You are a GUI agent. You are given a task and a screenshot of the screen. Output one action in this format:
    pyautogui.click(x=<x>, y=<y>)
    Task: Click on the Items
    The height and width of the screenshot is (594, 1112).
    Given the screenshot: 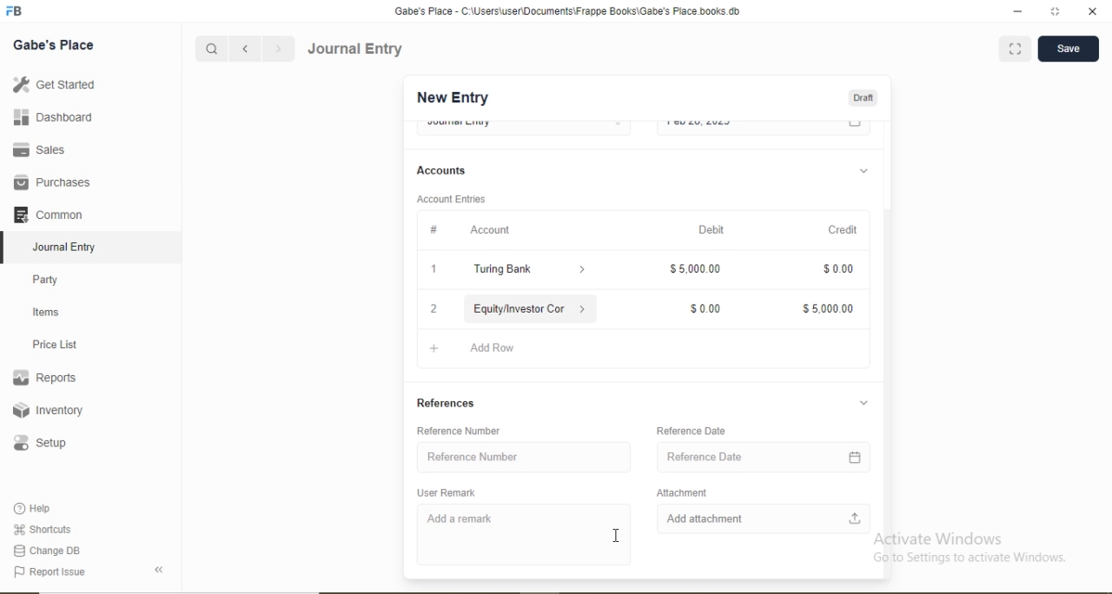 What is the action you would take?
    pyautogui.click(x=46, y=312)
    